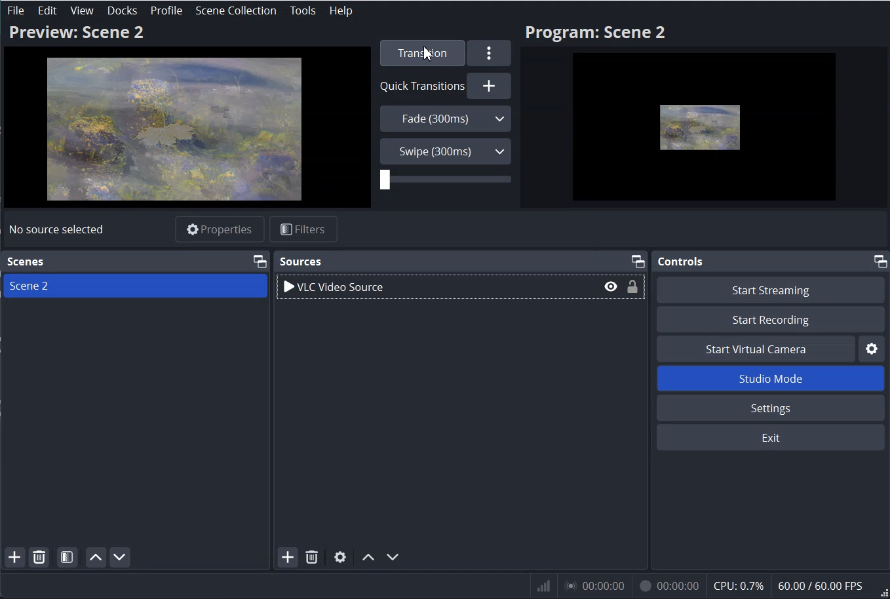 The image size is (890, 599). Describe the element at coordinates (684, 262) in the screenshot. I see `Control` at that location.